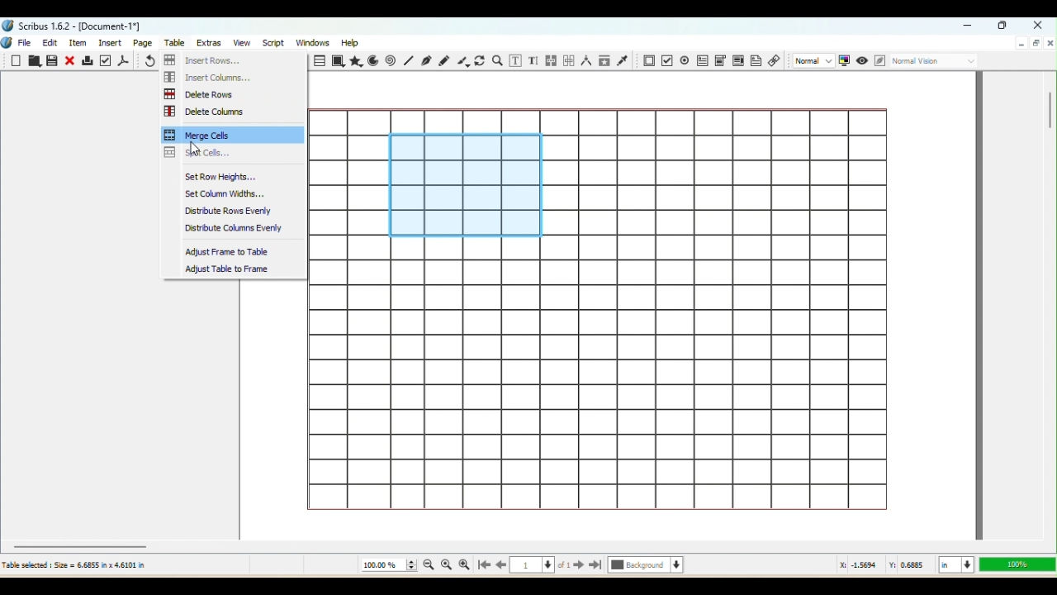  I want to click on Table, so click(318, 61).